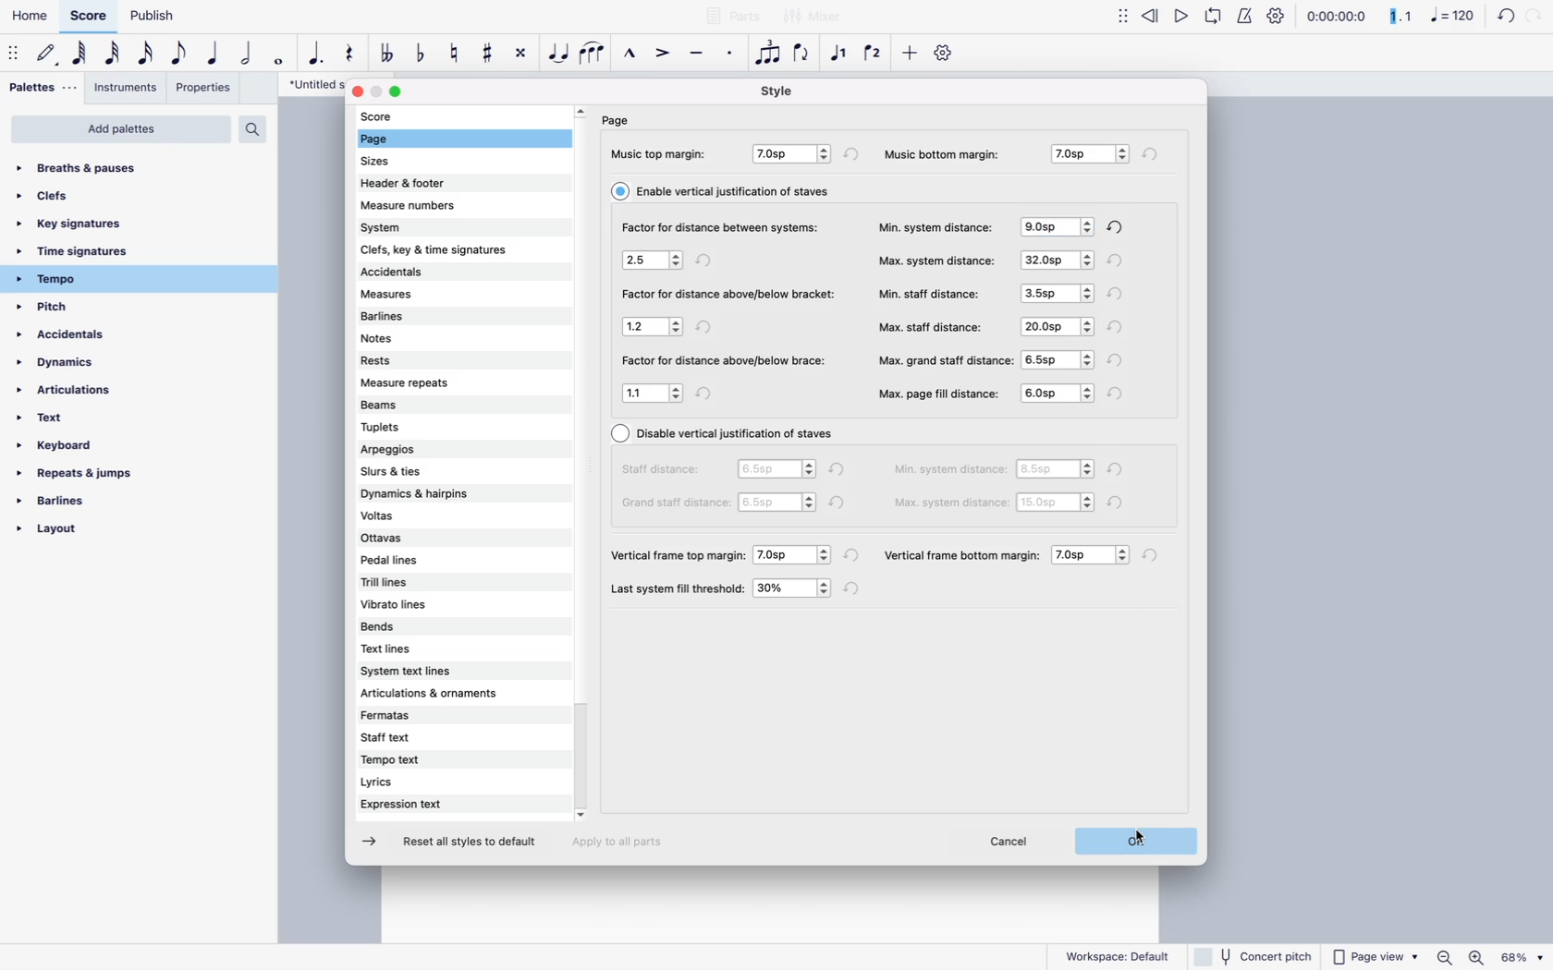 The height and width of the screenshot is (970, 1553). I want to click on Tuning time, so click(1386, 18).